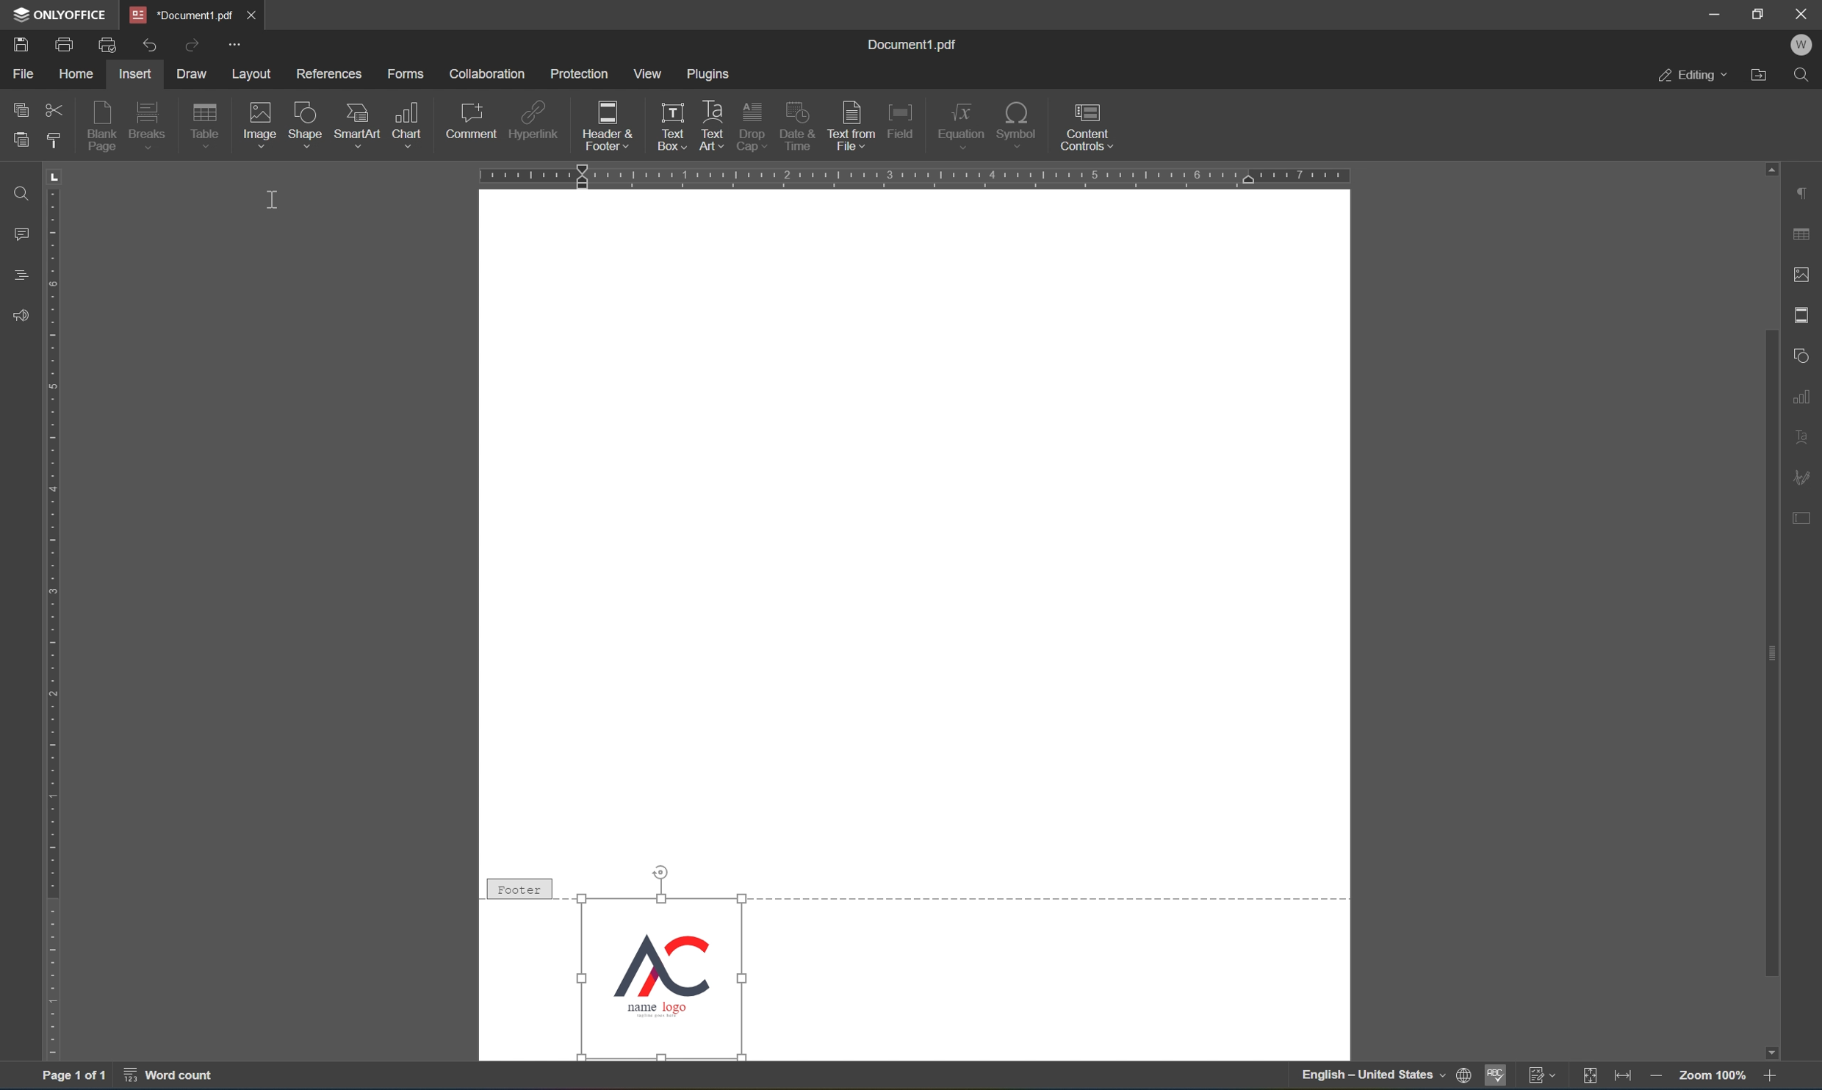 This screenshot has width=1822, height=1090. I want to click on image, so click(256, 126).